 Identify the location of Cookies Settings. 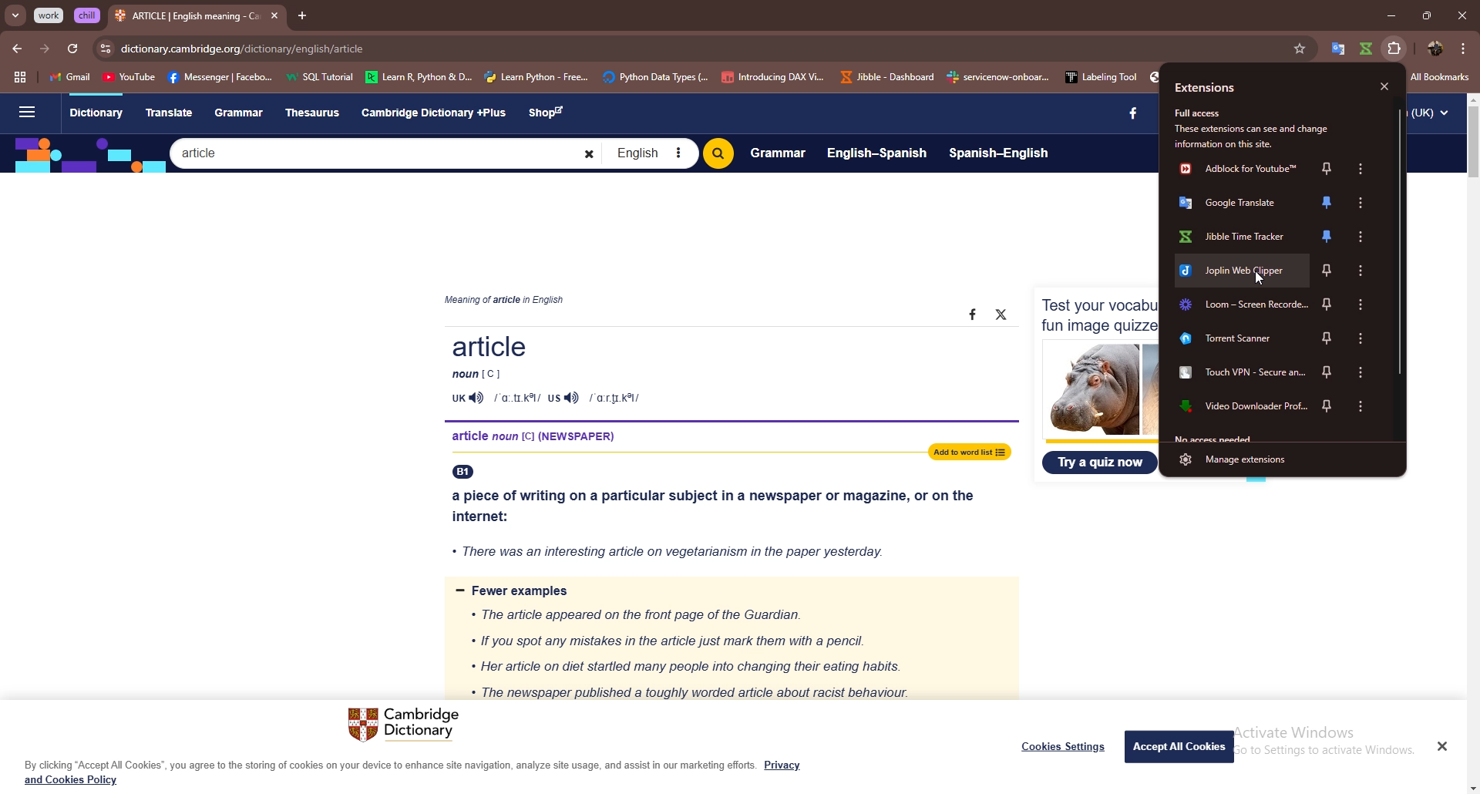
(1064, 746).